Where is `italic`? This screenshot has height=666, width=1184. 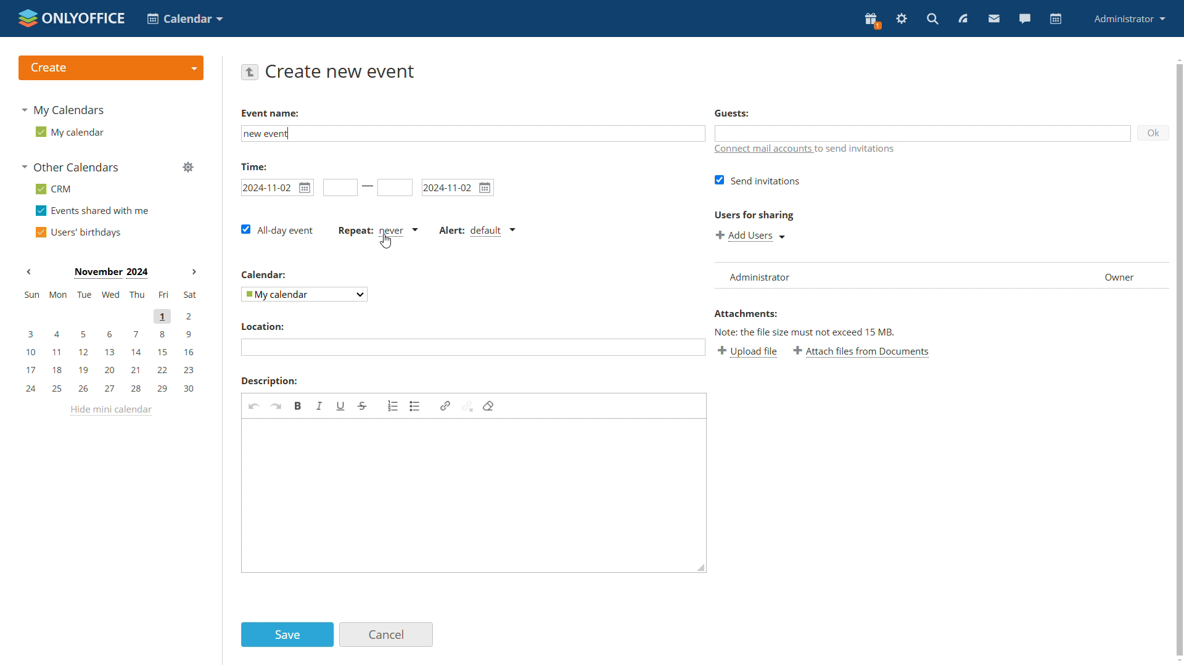 italic is located at coordinates (320, 406).